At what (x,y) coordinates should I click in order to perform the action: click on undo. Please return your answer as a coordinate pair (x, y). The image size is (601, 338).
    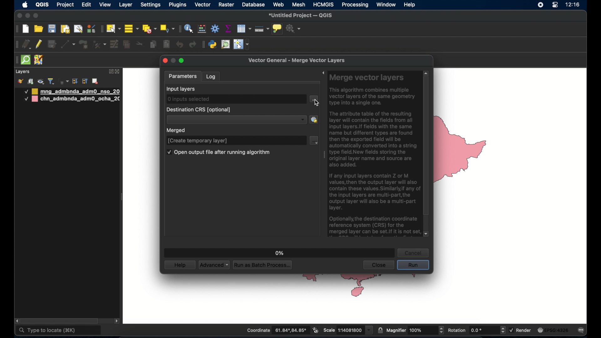
    Looking at the image, I should click on (180, 44).